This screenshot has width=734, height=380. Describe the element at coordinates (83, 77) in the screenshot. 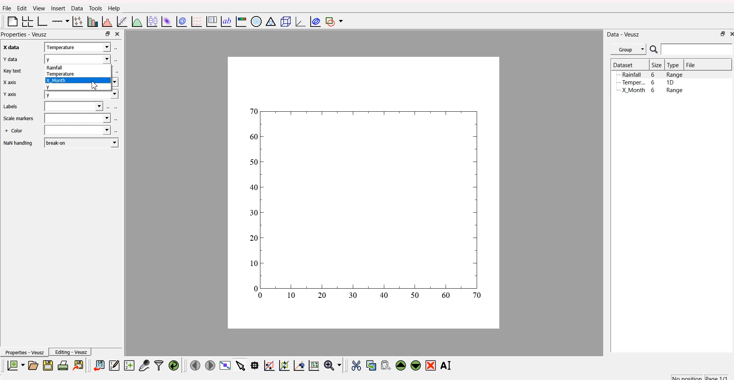

I see `Rainfall Temperature X Month x` at that location.